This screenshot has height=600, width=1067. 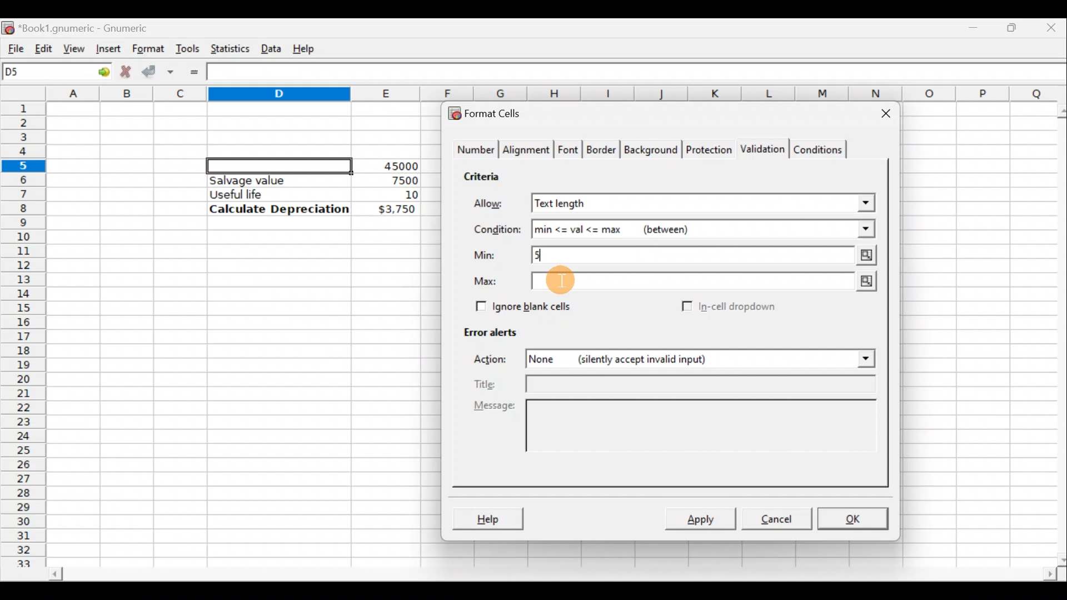 What do you see at coordinates (187, 48) in the screenshot?
I see `Tools` at bounding box center [187, 48].